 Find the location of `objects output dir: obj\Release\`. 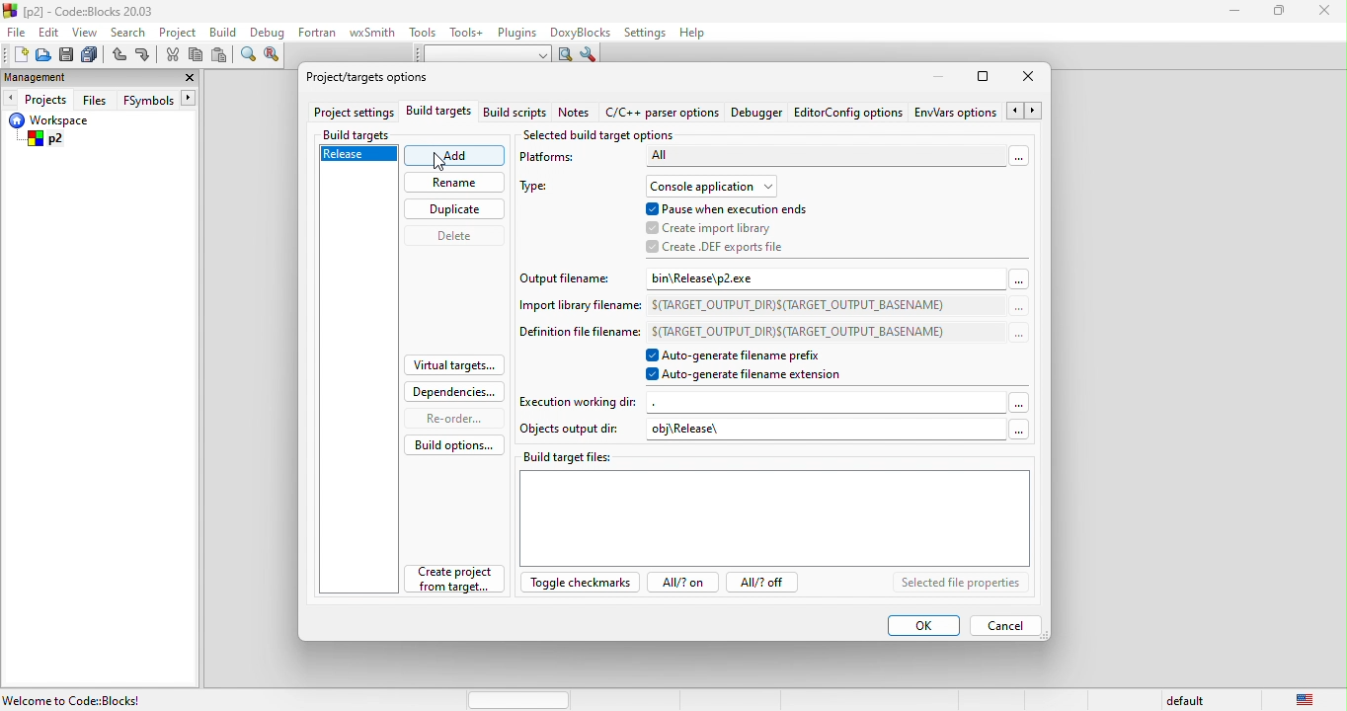

objects output dir: obj\Release\ is located at coordinates (776, 428).